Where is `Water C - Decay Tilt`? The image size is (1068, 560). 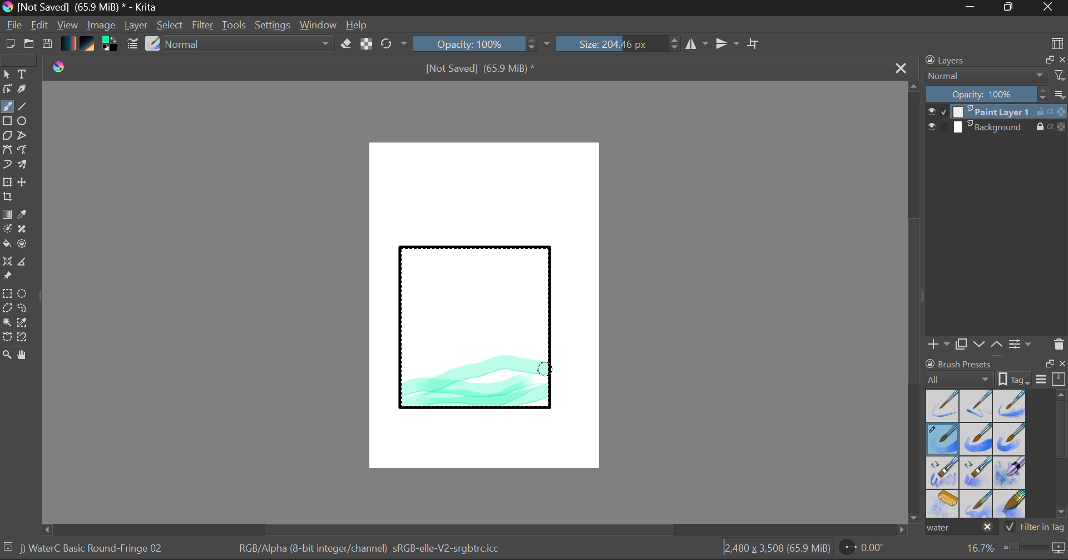 Water C - Decay Tilt is located at coordinates (976, 471).